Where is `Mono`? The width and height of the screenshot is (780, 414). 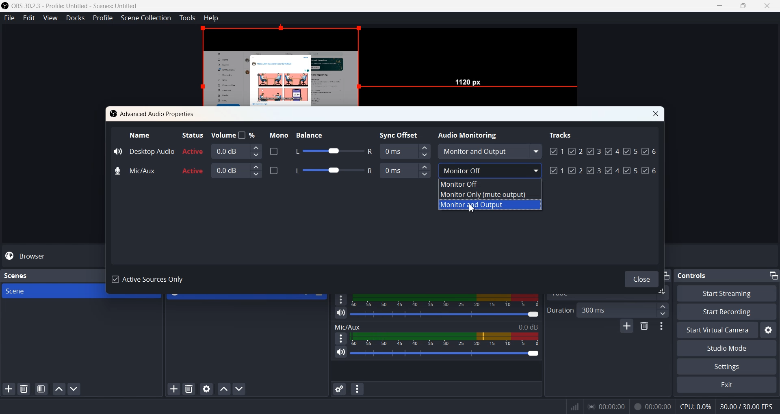
Mono is located at coordinates (277, 134).